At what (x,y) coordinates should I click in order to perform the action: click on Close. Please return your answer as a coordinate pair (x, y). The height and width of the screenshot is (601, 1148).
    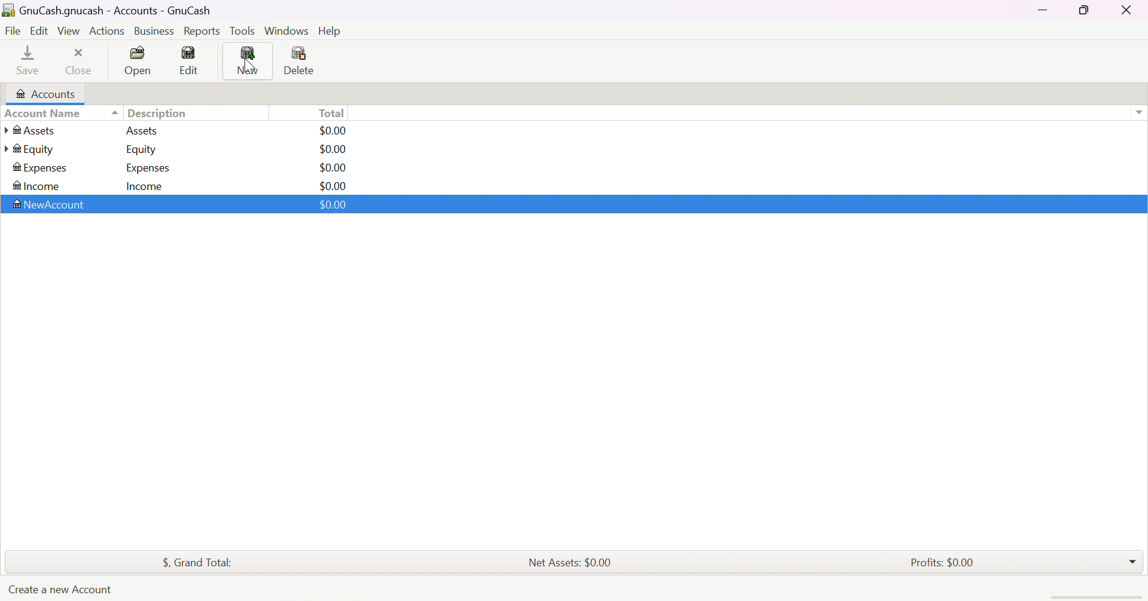
    Looking at the image, I should click on (80, 63).